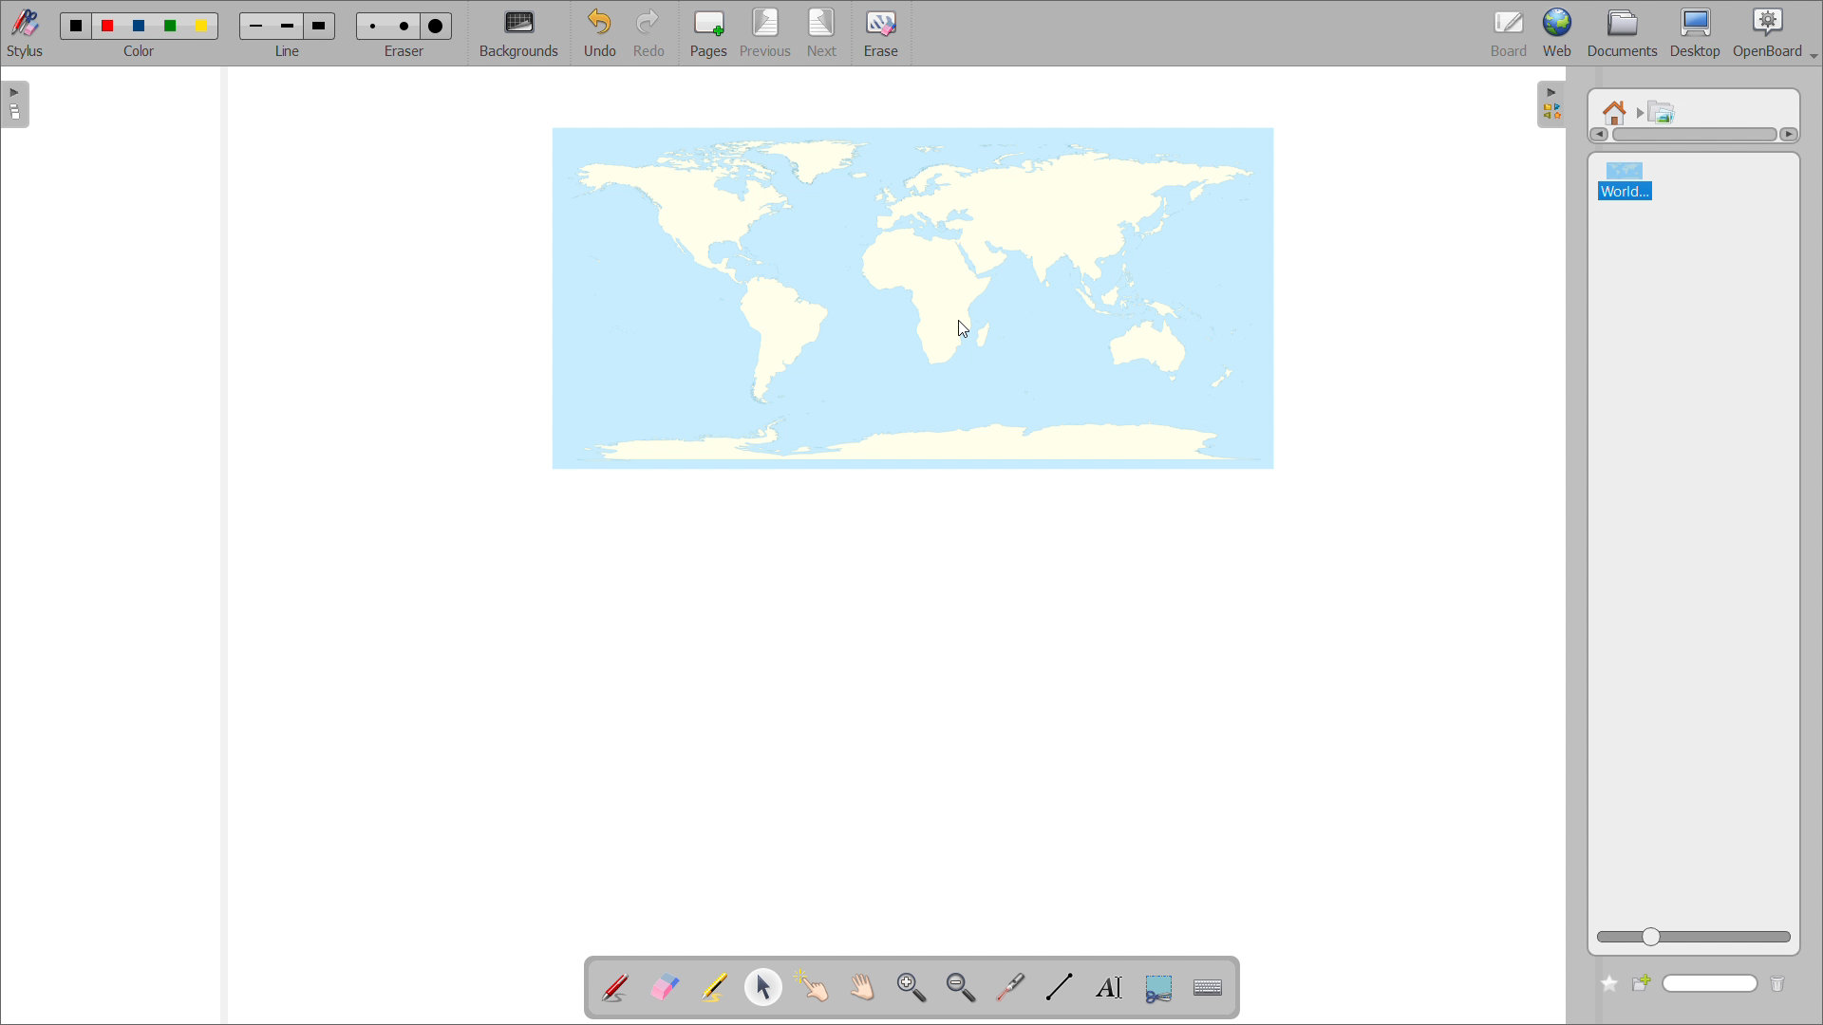  I want to click on image added, so click(916, 299).